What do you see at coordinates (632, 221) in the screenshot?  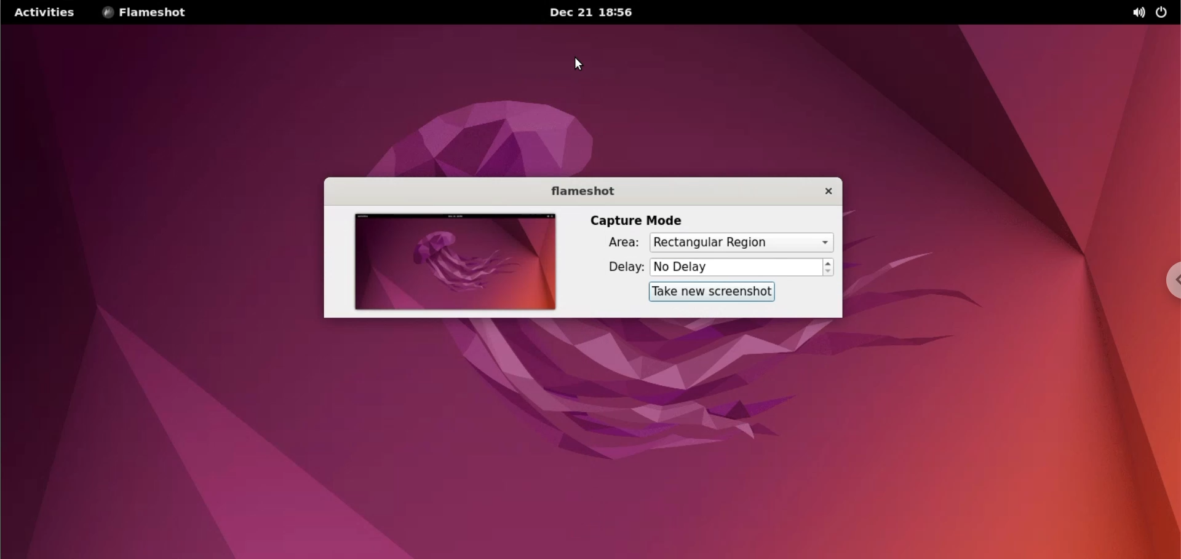 I see `capture mode` at bounding box center [632, 221].